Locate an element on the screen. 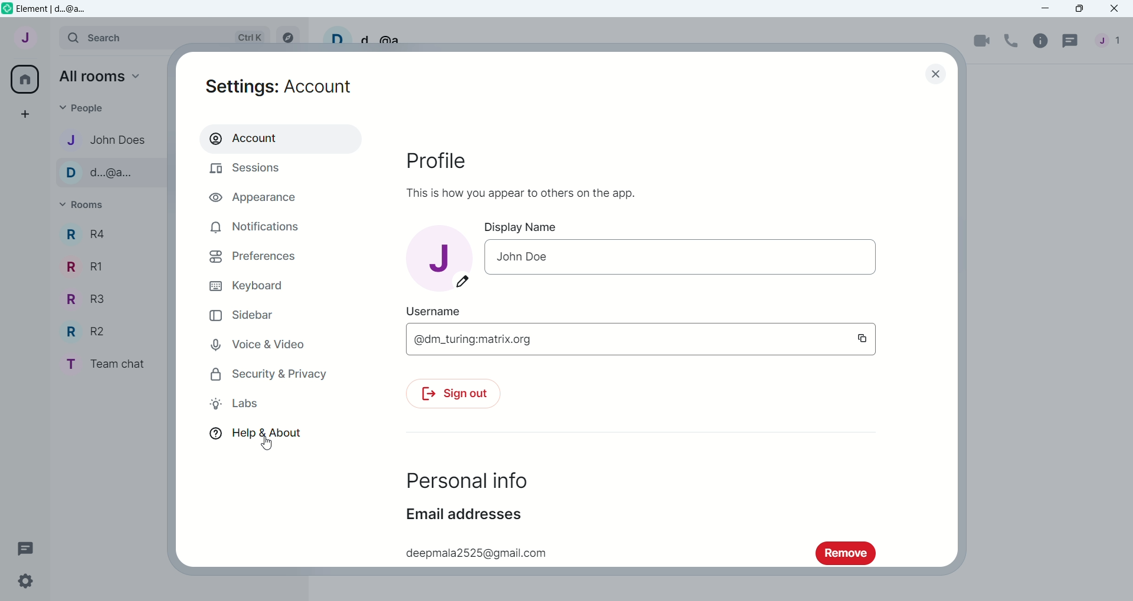  Maximize is located at coordinates (1078, 9).